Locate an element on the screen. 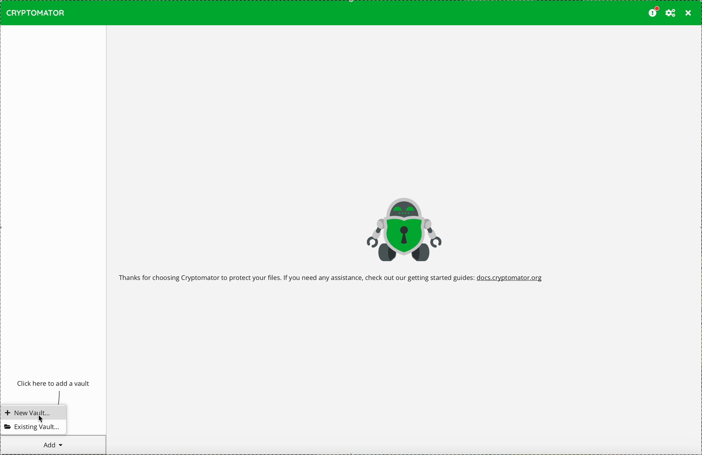 This screenshot has width=702, height=455. cursor on add button is located at coordinates (53, 445).